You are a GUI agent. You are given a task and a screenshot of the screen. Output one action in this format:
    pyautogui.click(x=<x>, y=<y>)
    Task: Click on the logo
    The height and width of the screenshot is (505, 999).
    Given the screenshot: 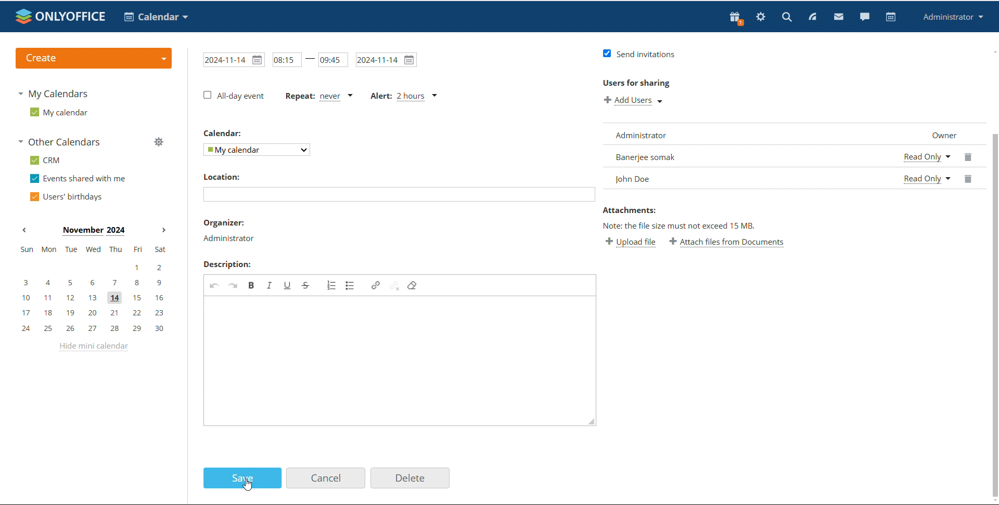 What is the action you would take?
    pyautogui.click(x=61, y=16)
    